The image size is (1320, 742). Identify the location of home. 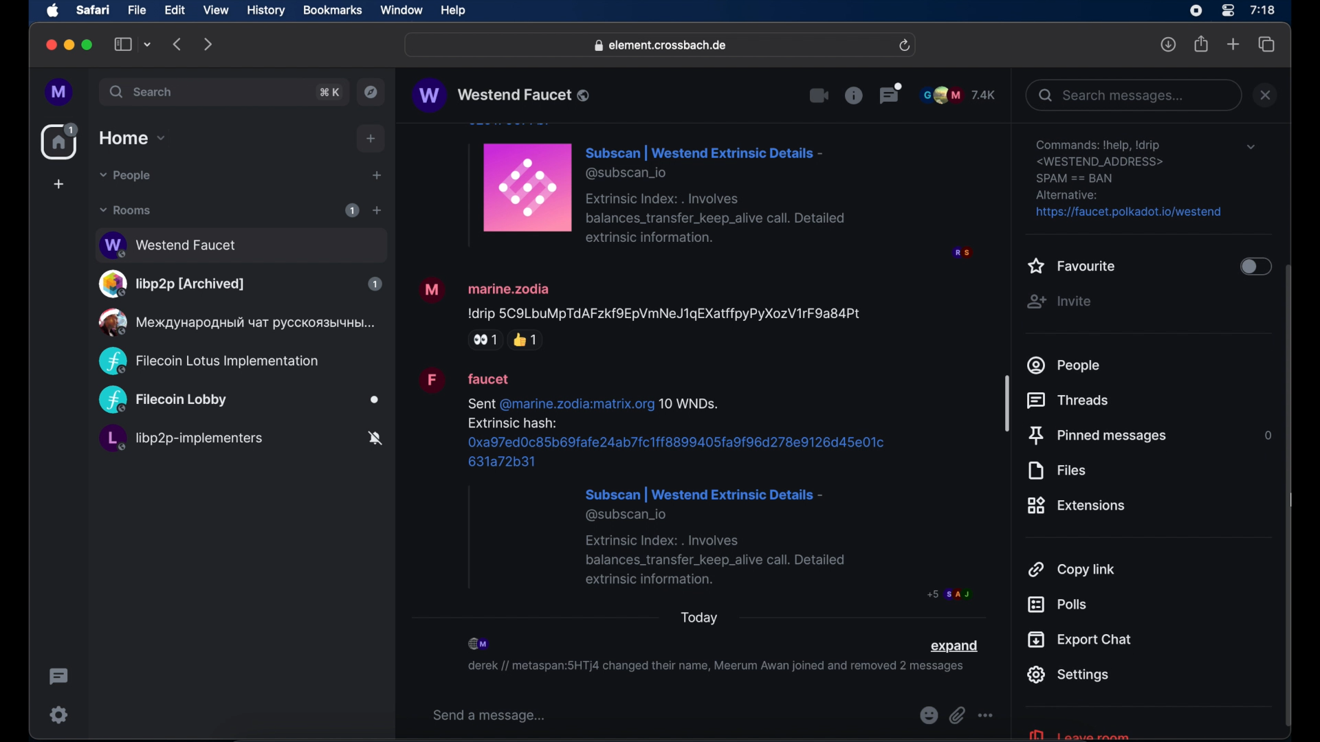
(61, 142).